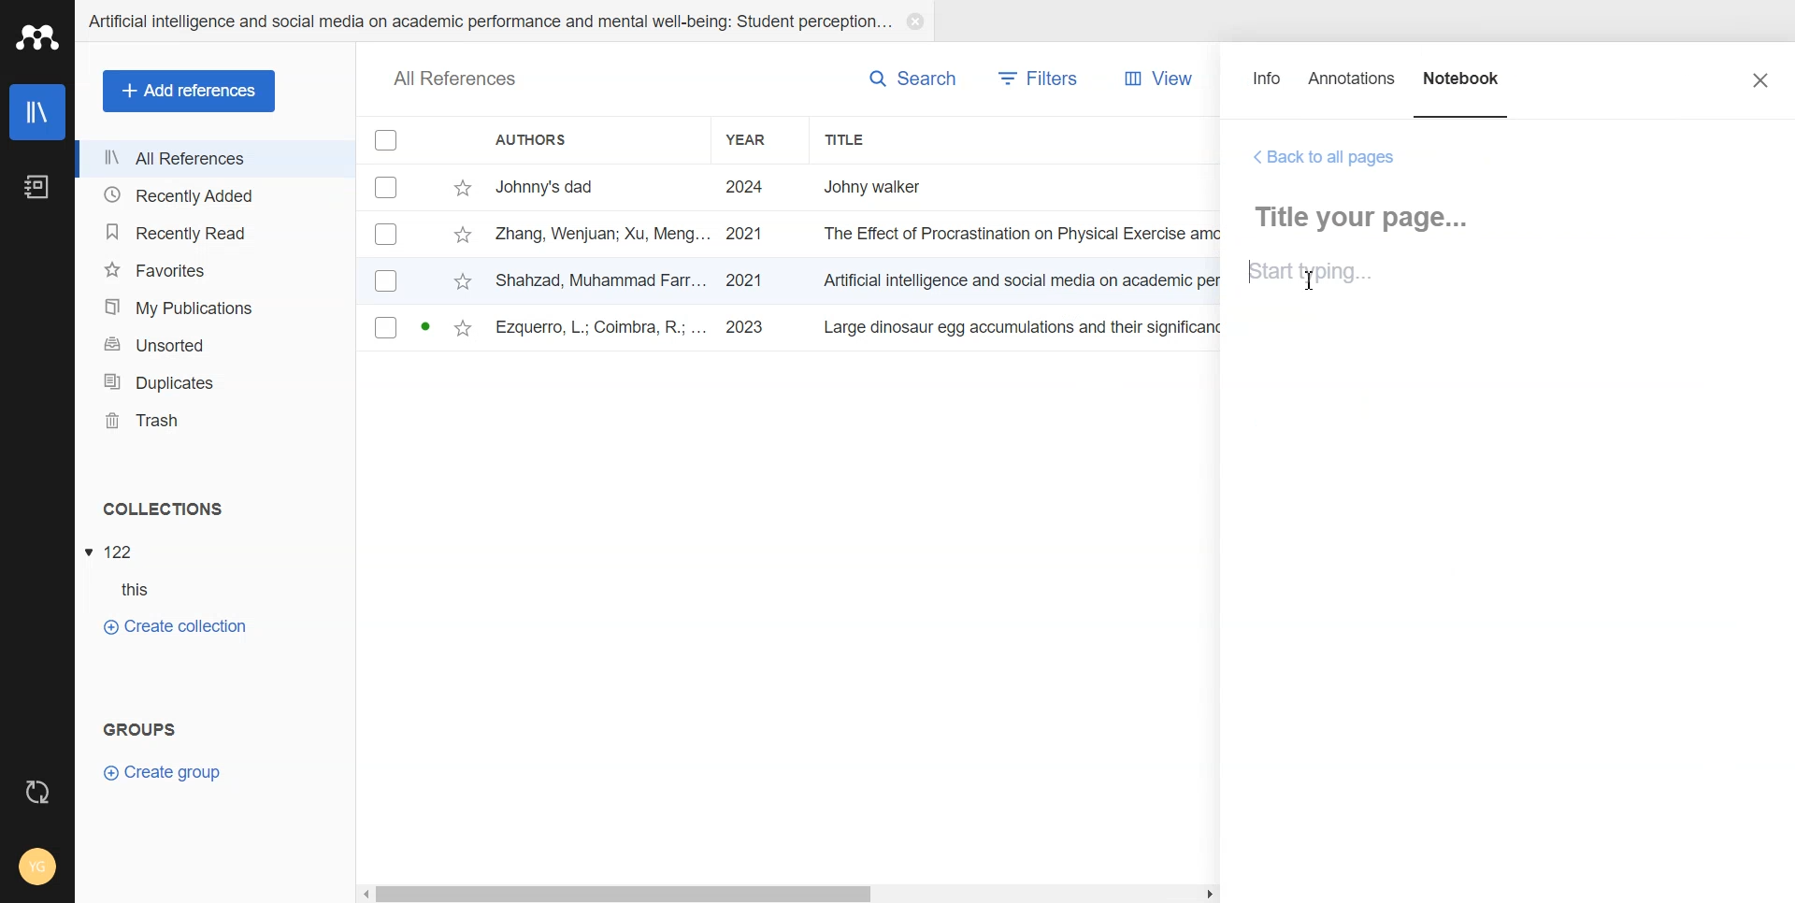 This screenshot has height=903, width=1795. I want to click on Library, so click(39, 112).